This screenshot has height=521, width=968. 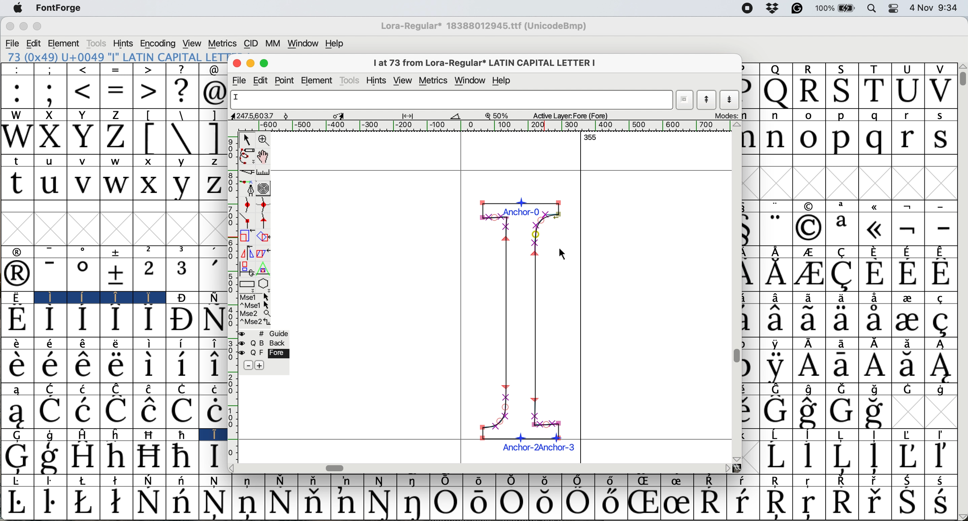 I want to click on help, so click(x=333, y=44).